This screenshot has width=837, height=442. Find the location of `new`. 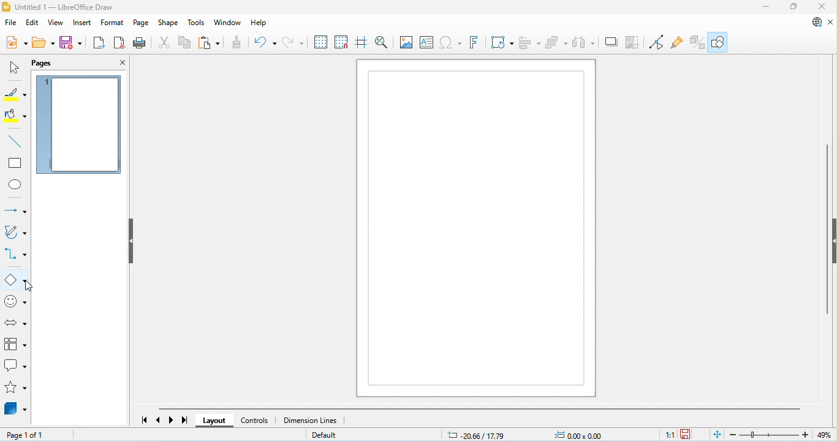

new is located at coordinates (16, 43).